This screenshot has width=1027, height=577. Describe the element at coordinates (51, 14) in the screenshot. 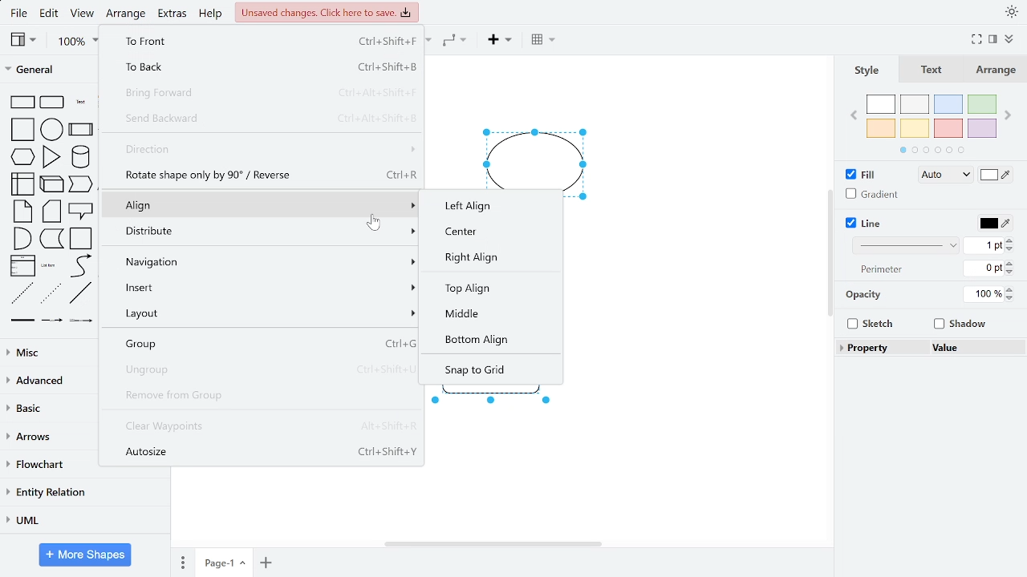

I see `edit` at that location.